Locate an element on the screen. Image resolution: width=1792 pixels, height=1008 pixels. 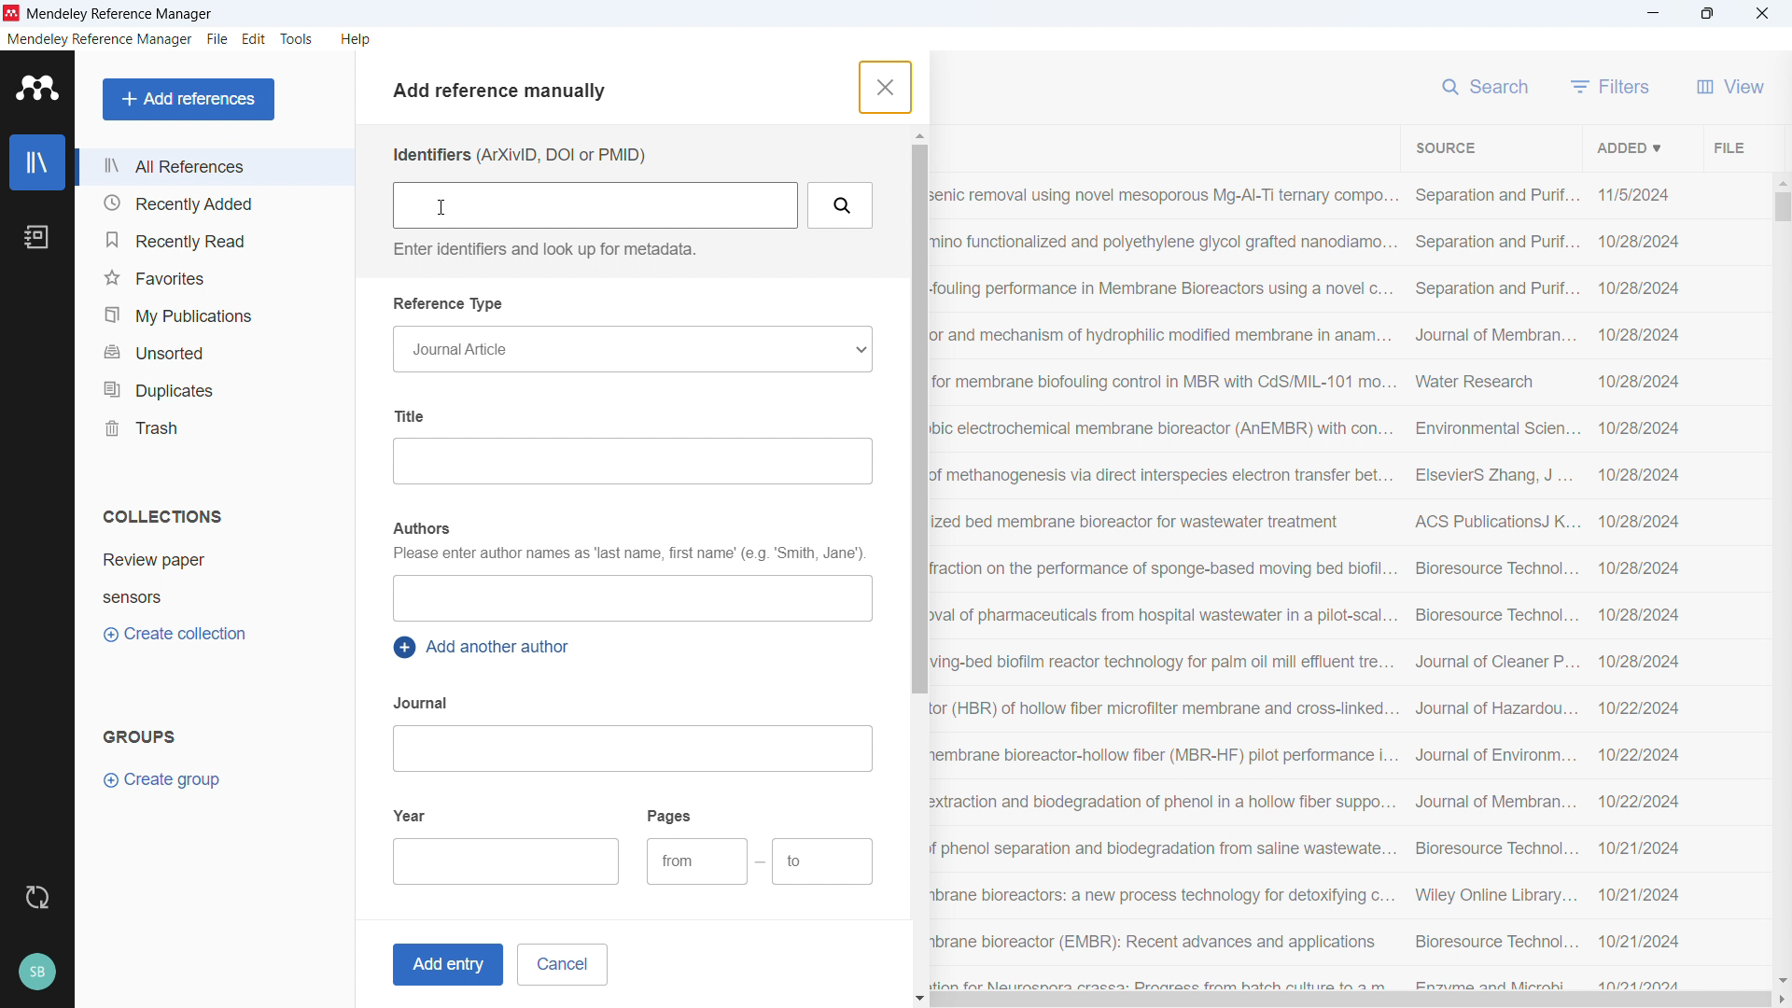
View  is located at coordinates (1730, 86).